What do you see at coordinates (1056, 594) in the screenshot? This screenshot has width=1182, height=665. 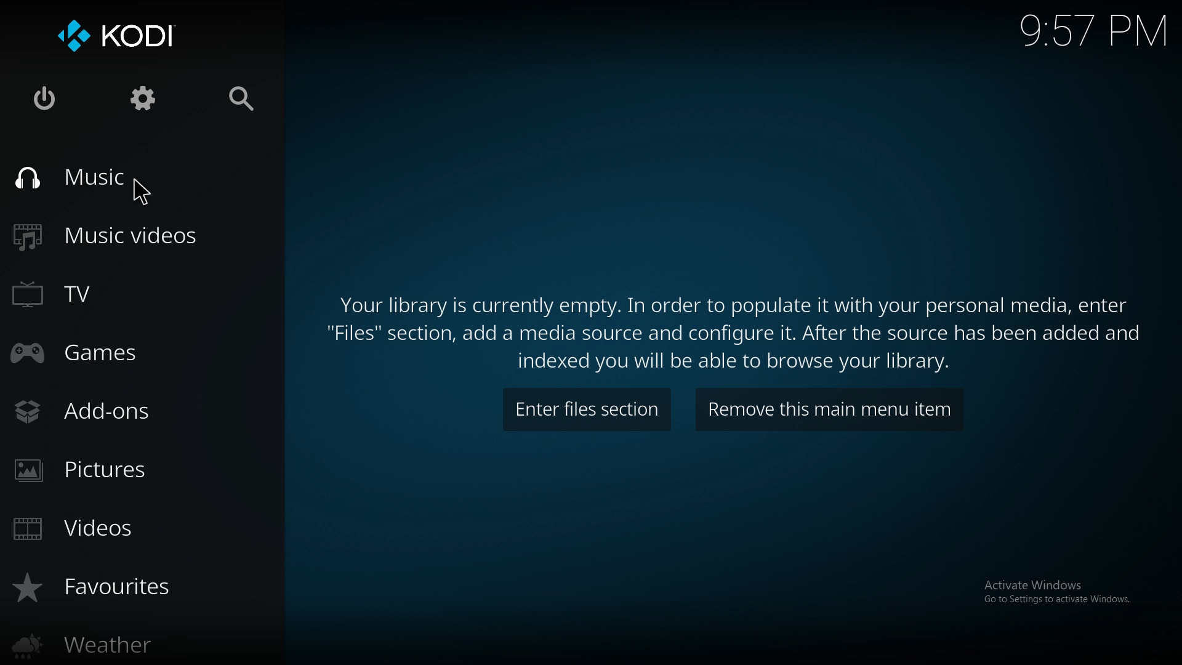 I see `Activate Windows
Go to Settings to activate Windows.` at bounding box center [1056, 594].